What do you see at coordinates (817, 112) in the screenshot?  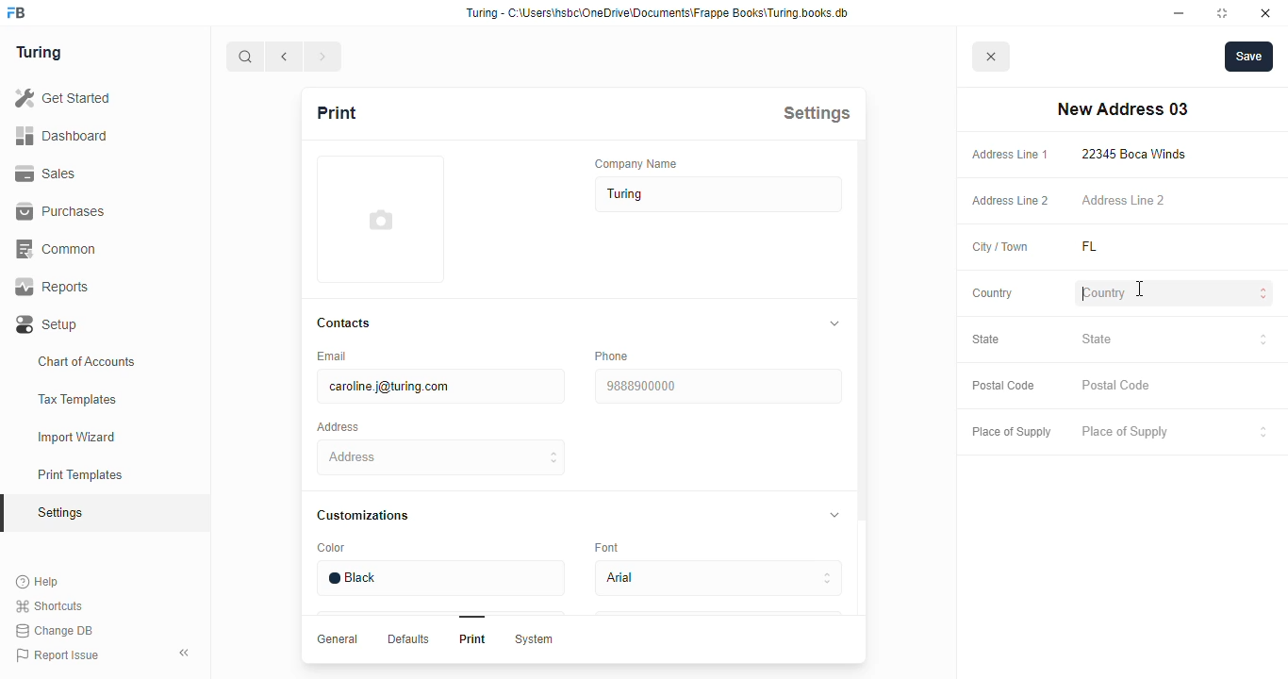 I see `settings` at bounding box center [817, 112].